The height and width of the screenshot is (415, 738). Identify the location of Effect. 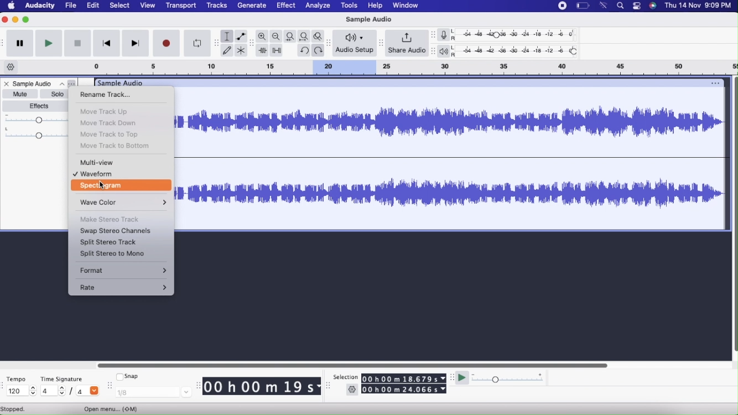
(287, 6).